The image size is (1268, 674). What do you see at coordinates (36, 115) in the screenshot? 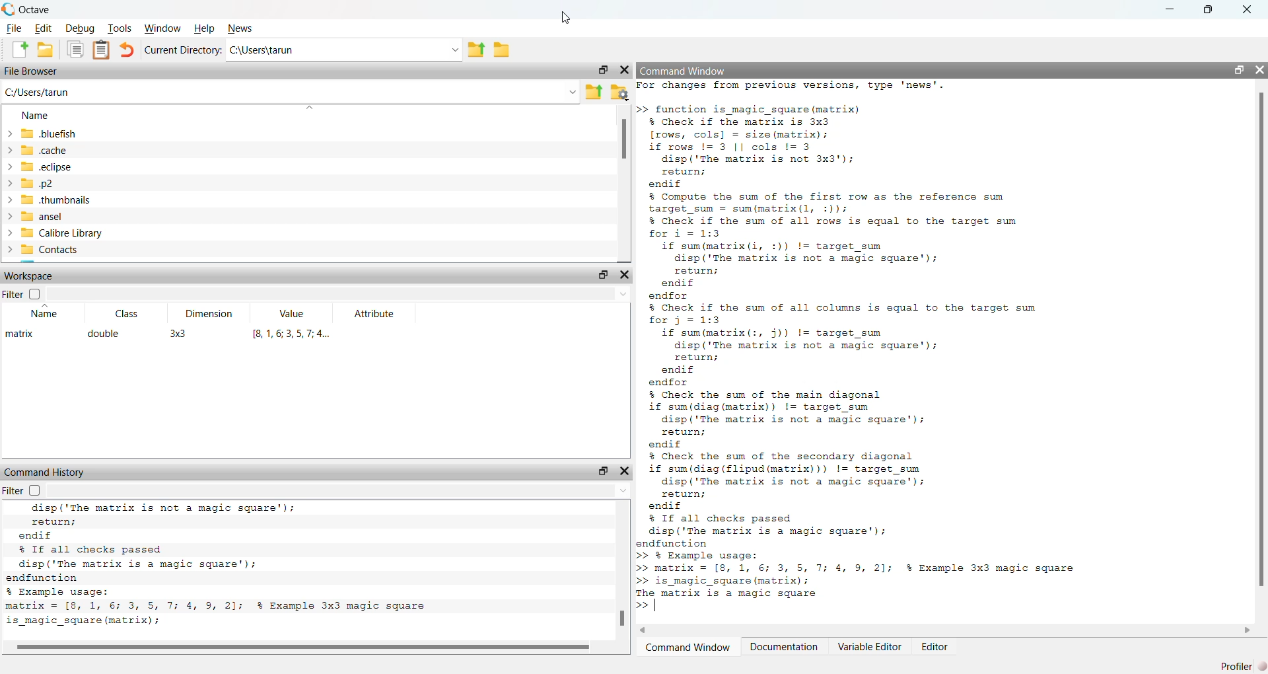
I see `Name` at bounding box center [36, 115].